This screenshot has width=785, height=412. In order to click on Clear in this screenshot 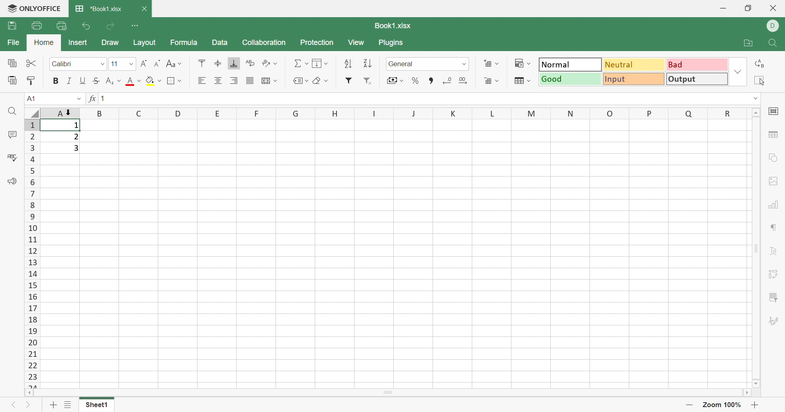, I will do `click(320, 81)`.